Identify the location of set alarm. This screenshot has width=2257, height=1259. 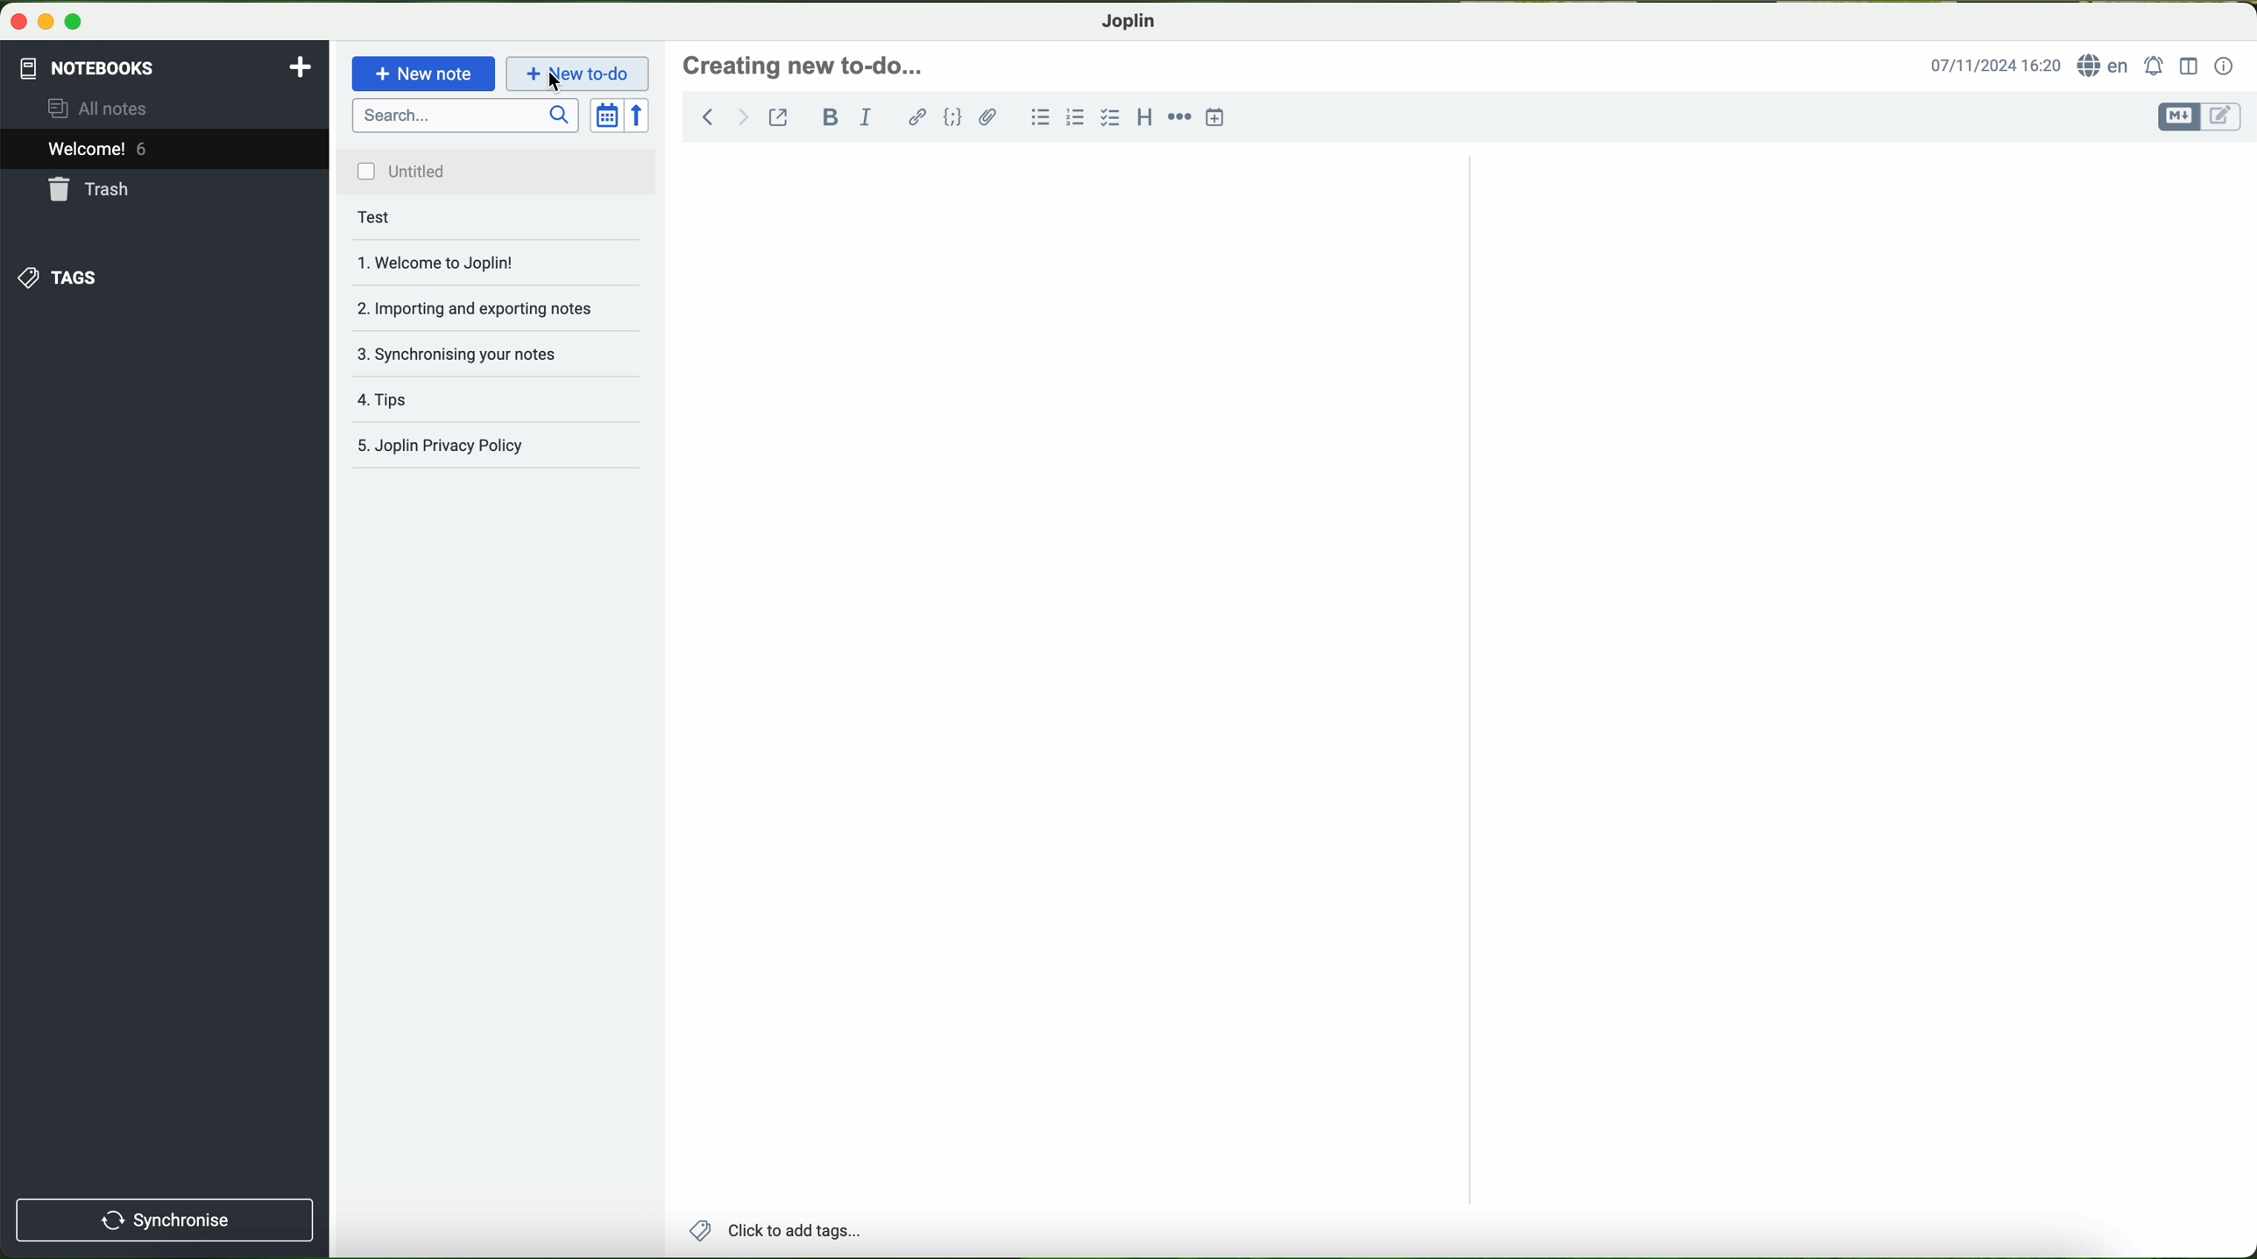
(2154, 66).